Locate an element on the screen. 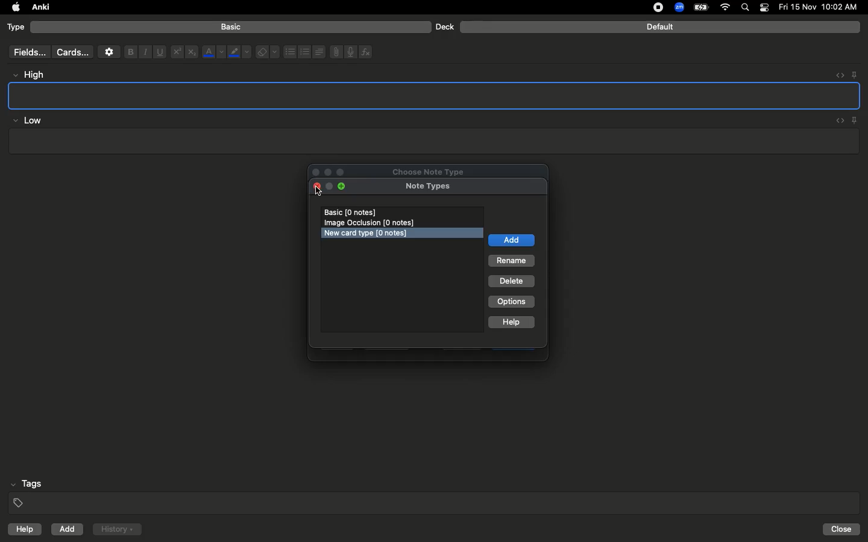  Font color is located at coordinates (213, 52).